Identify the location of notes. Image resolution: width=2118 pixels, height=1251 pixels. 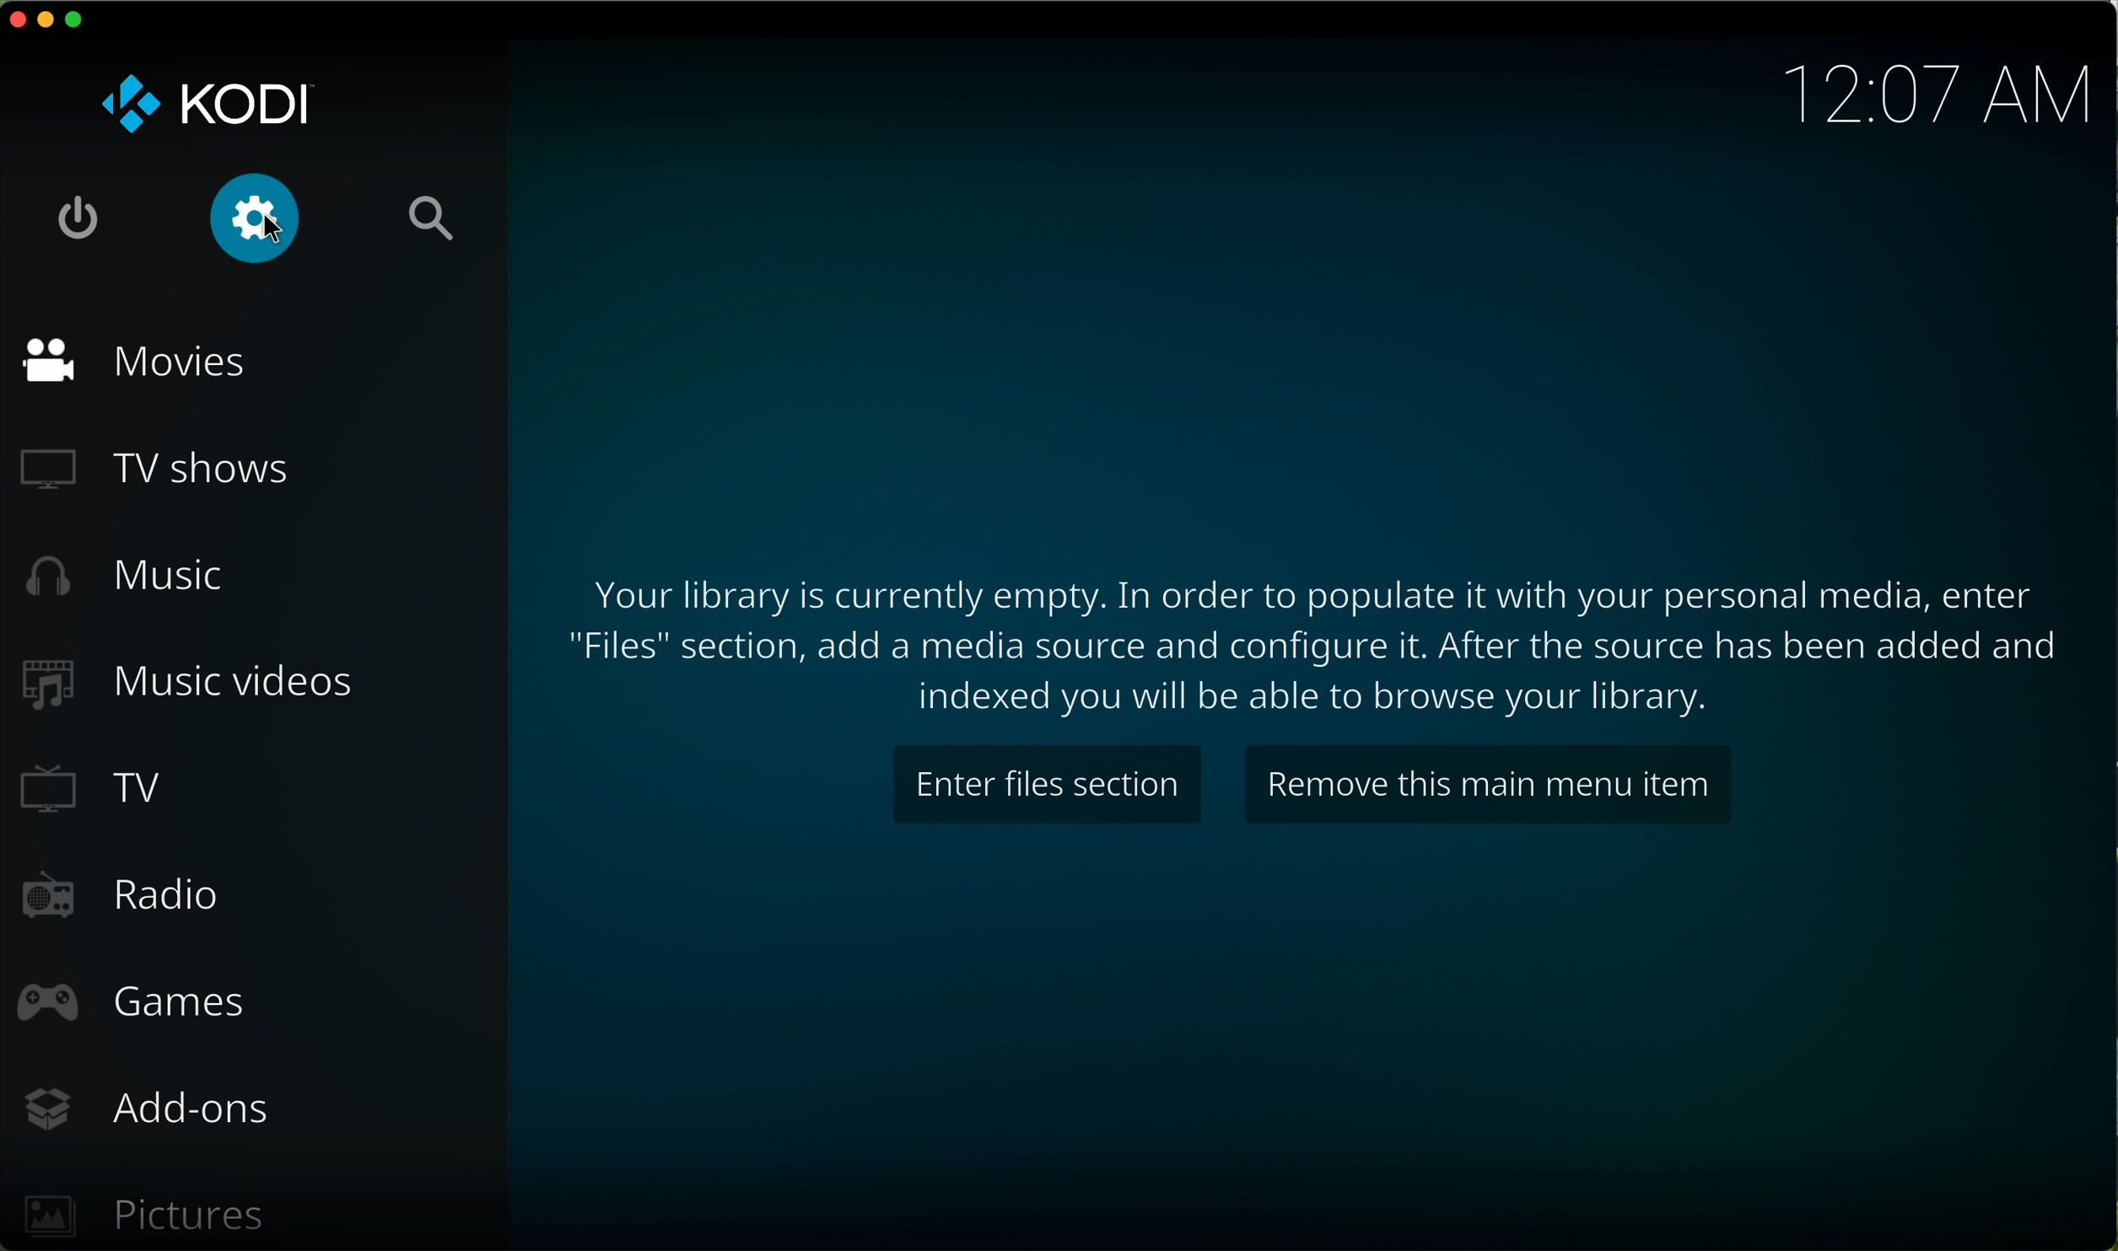
(1323, 644).